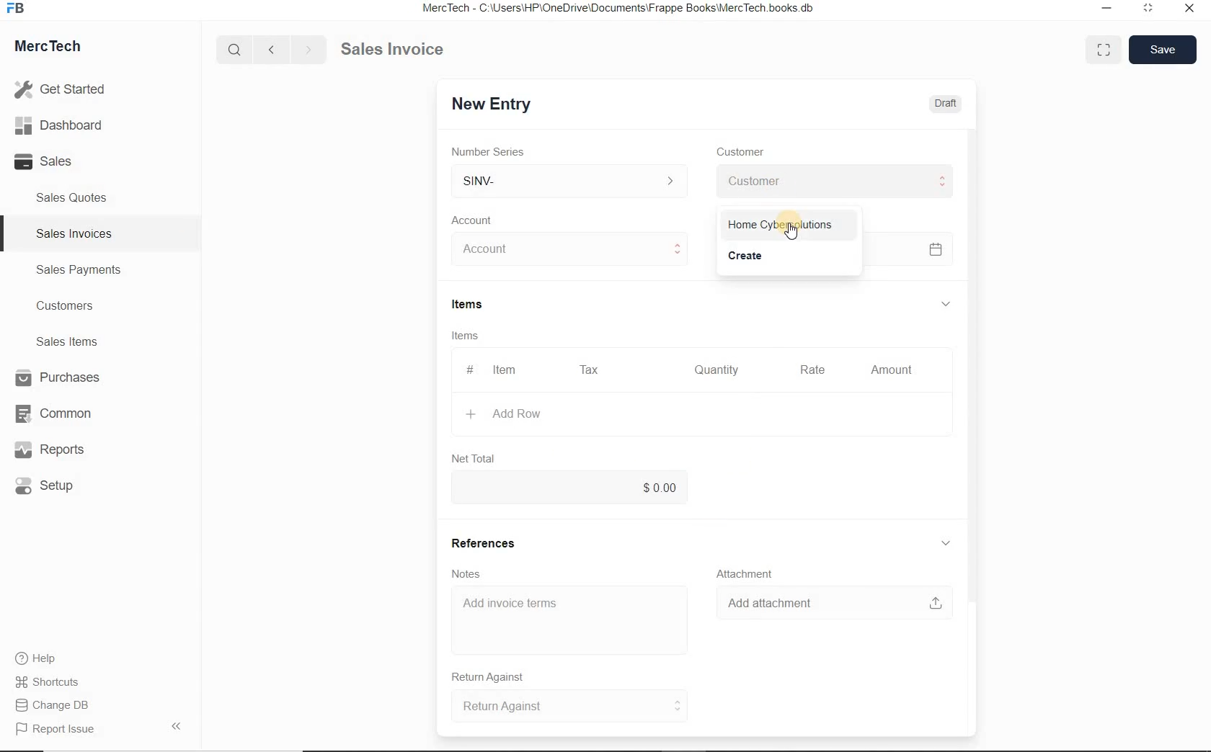  Describe the element at coordinates (61, 485) in the screenshot. I see `Setup` at that location.